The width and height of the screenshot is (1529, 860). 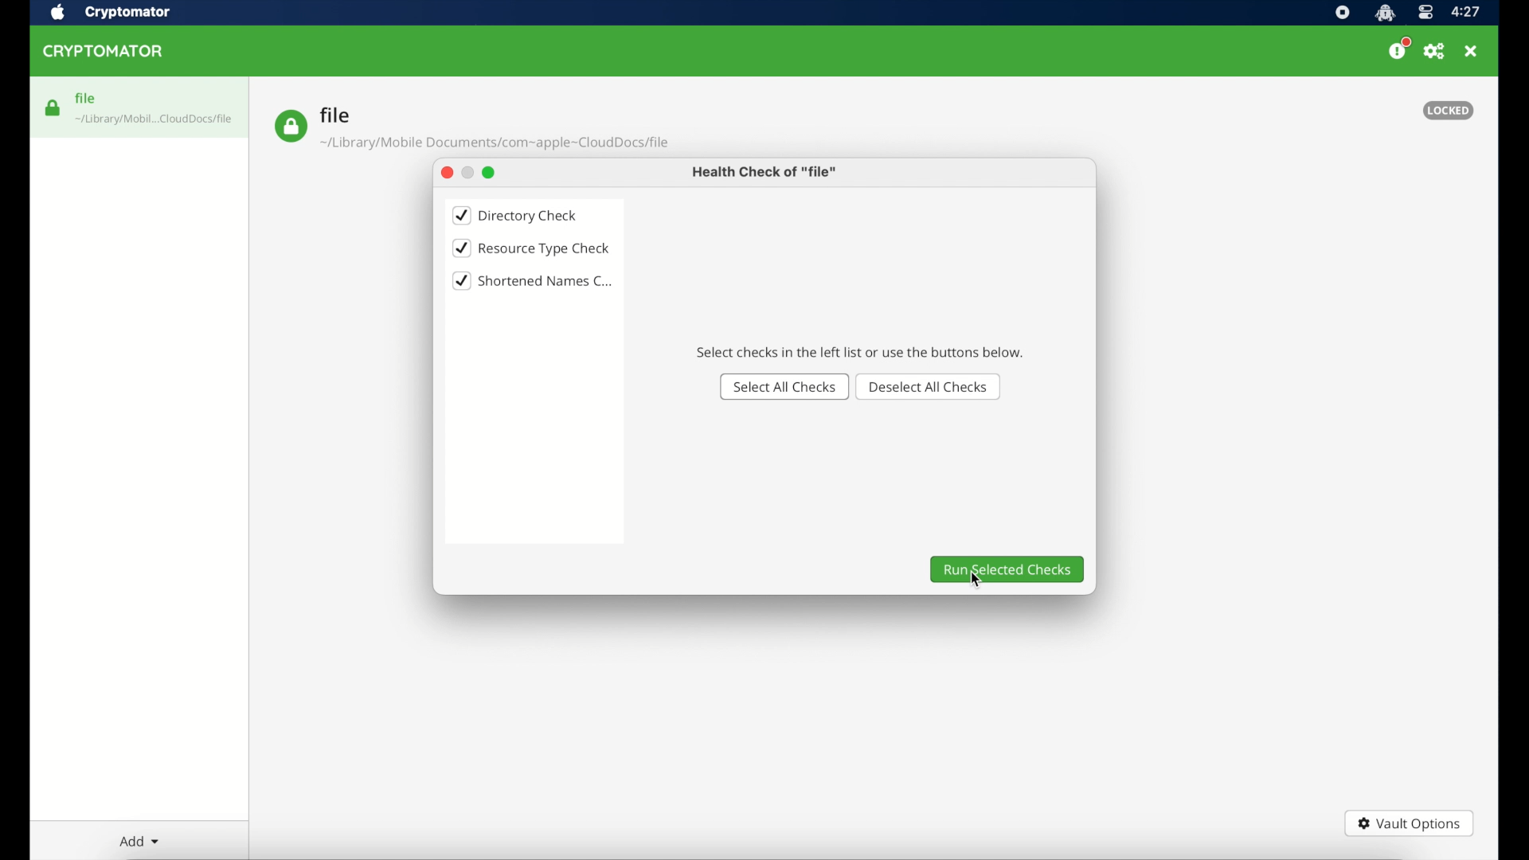 What do you see at coordinates (106, 52) in the screenshot?
I see `cryptomator` at bounding box center [106, 52].